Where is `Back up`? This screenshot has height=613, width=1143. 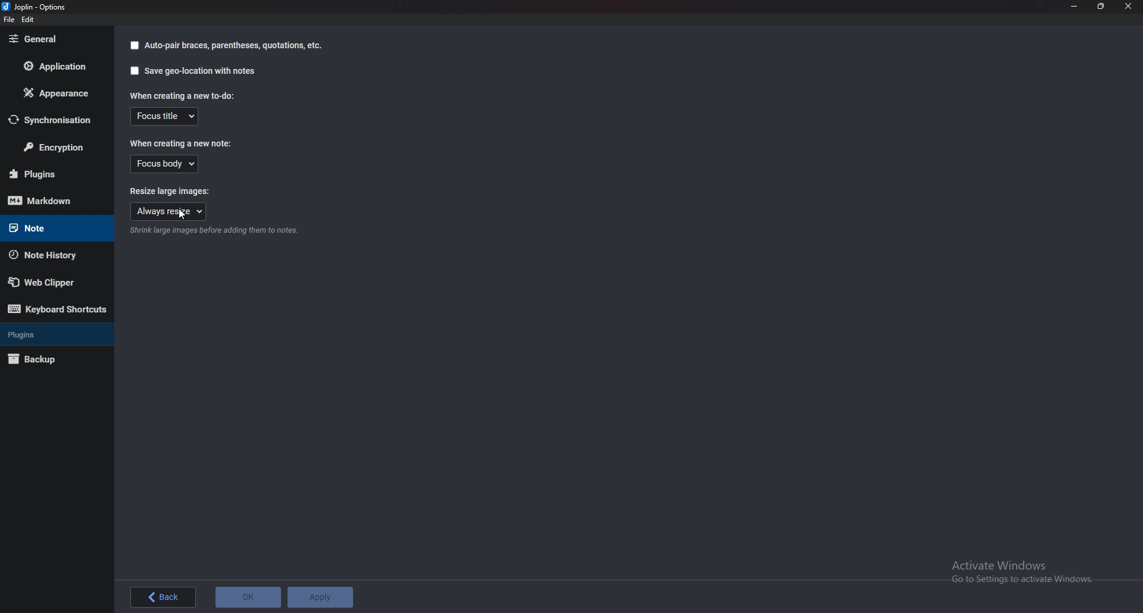 Back up is located at coordinates (46, 360).